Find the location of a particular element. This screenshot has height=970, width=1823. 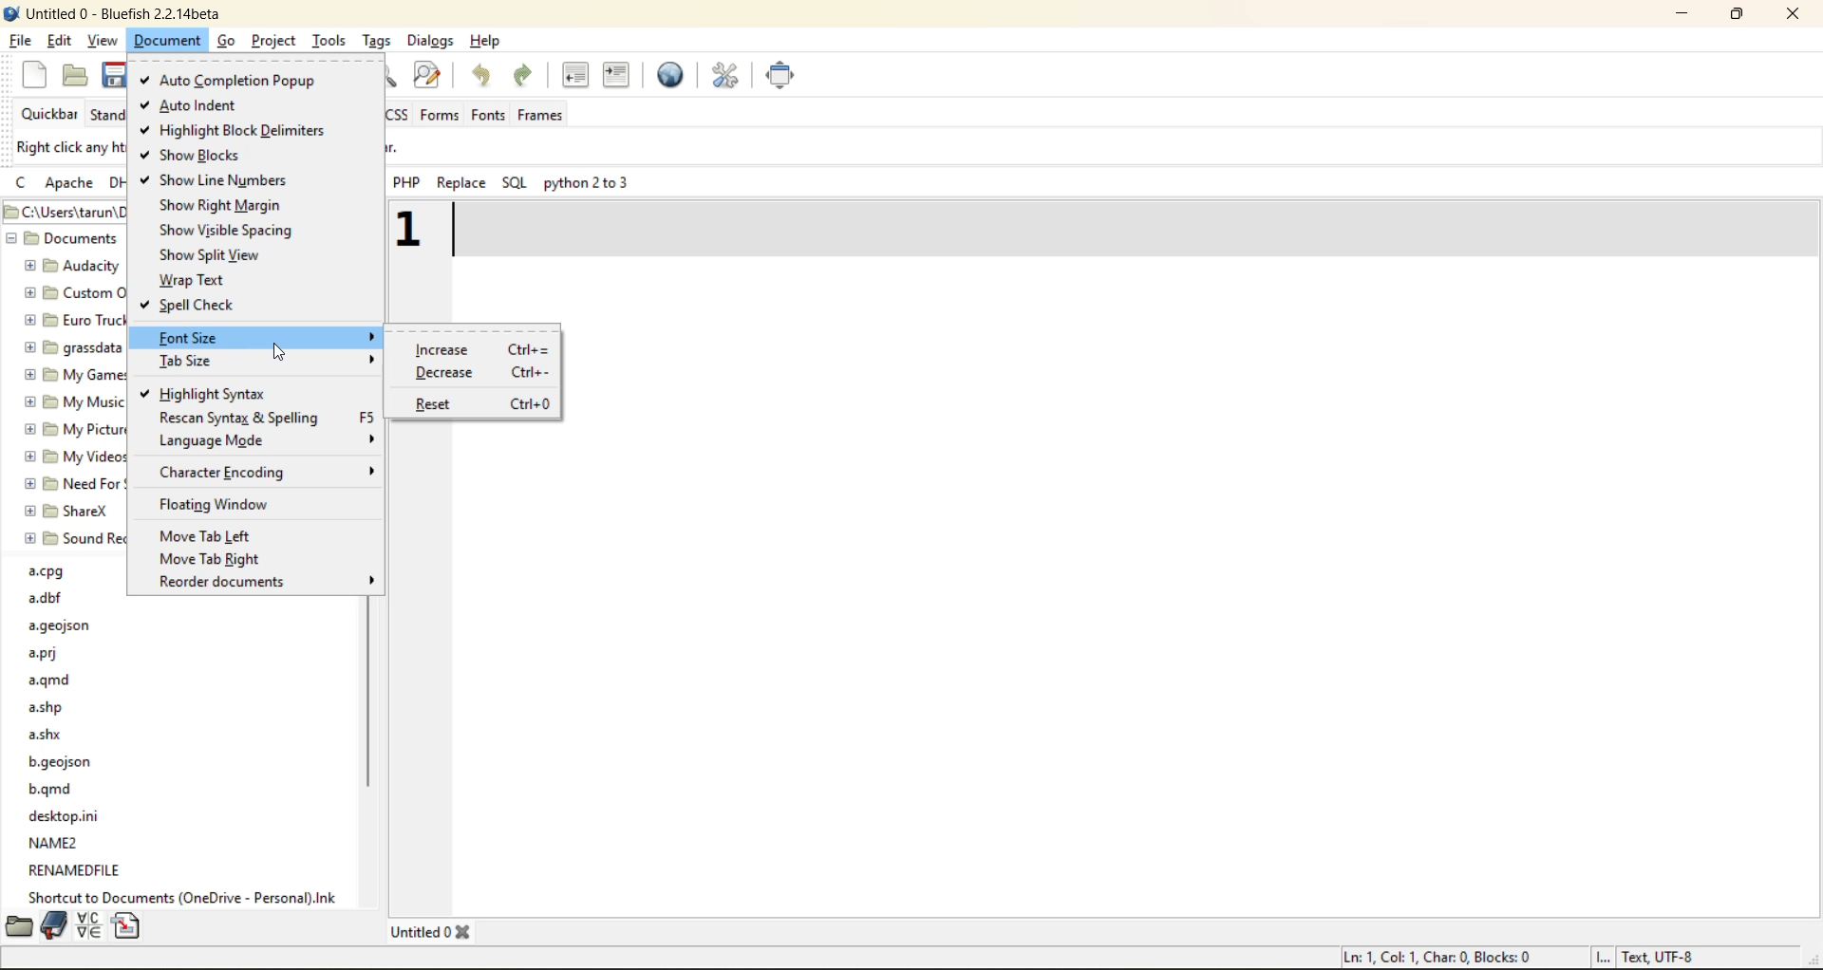

dialogs is located at coordinates (437, 42).